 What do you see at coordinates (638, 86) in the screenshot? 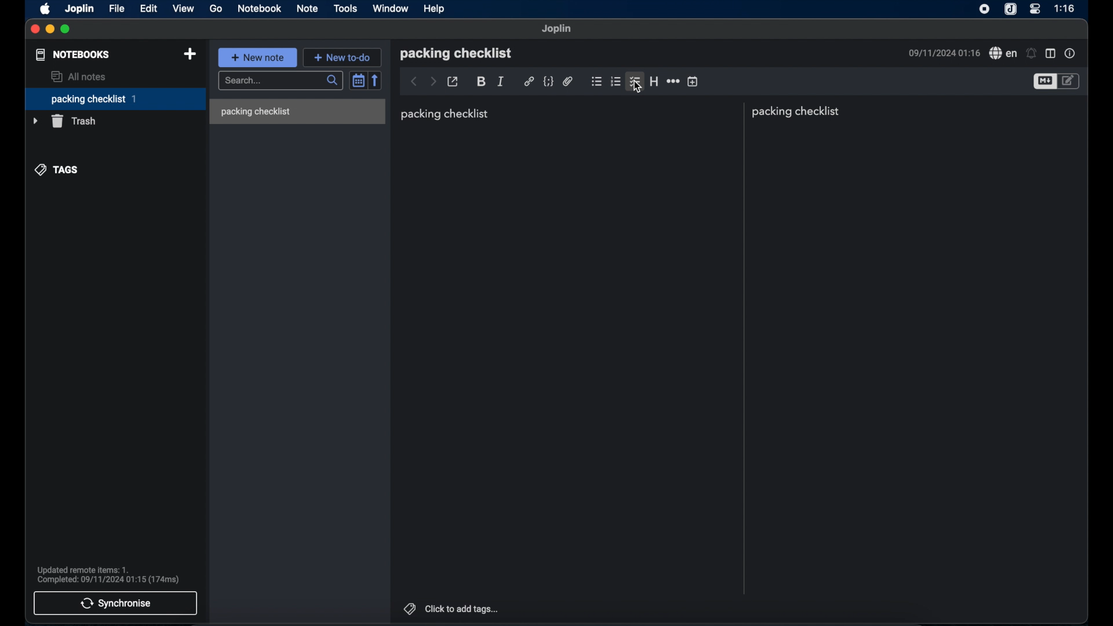
I see `cursor` at bounding box center [638, 86].